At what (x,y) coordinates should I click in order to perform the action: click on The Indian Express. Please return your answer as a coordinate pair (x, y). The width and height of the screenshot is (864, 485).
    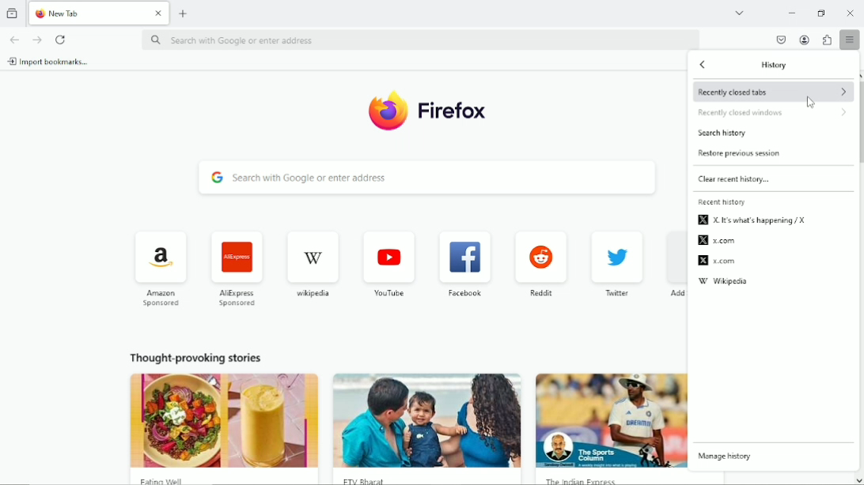
    Looking at the image, I should click on (610, 478).